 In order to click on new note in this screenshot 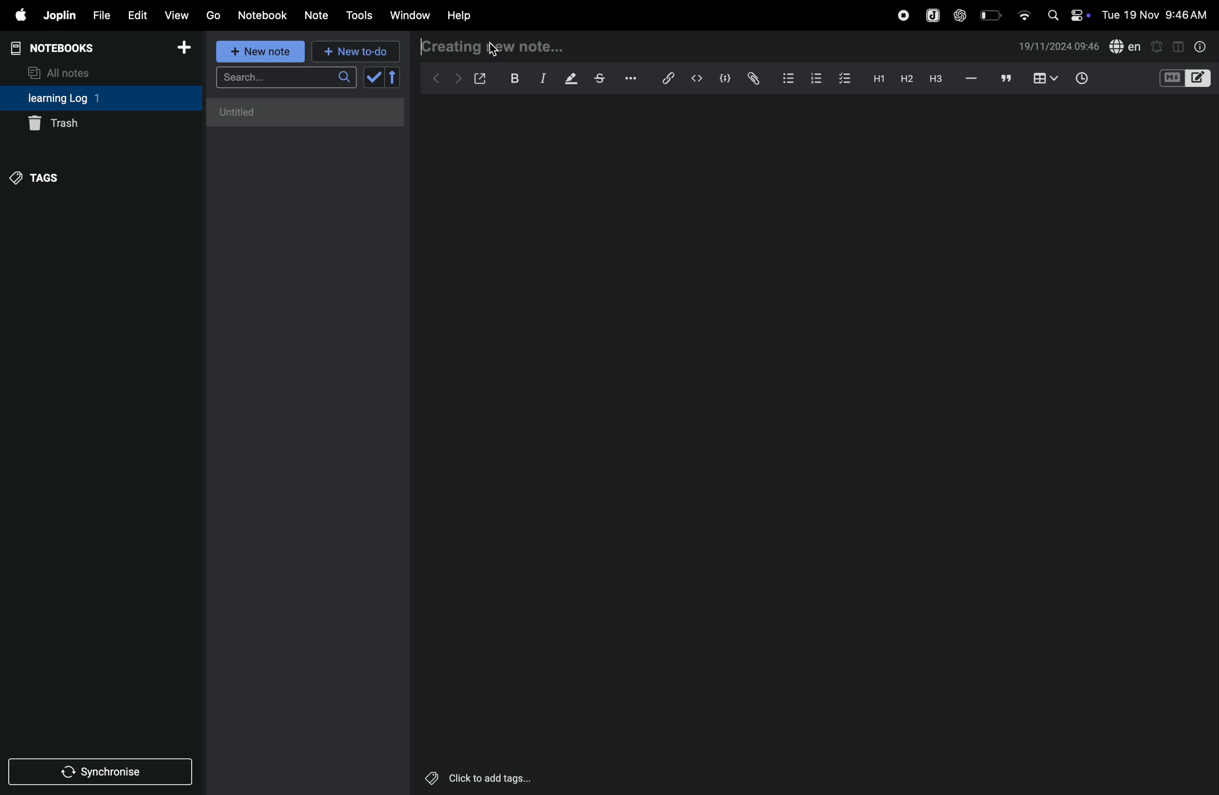, I will do `click(258, 51)`.